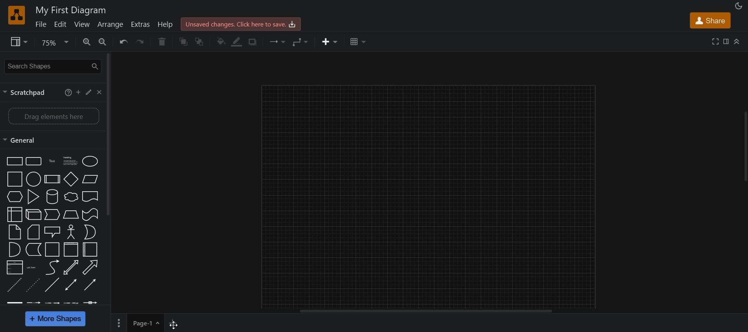  What do you see at coordinates (55, 320) in the screenshot?
I see `more shapes` at bounding box center [55, 320].